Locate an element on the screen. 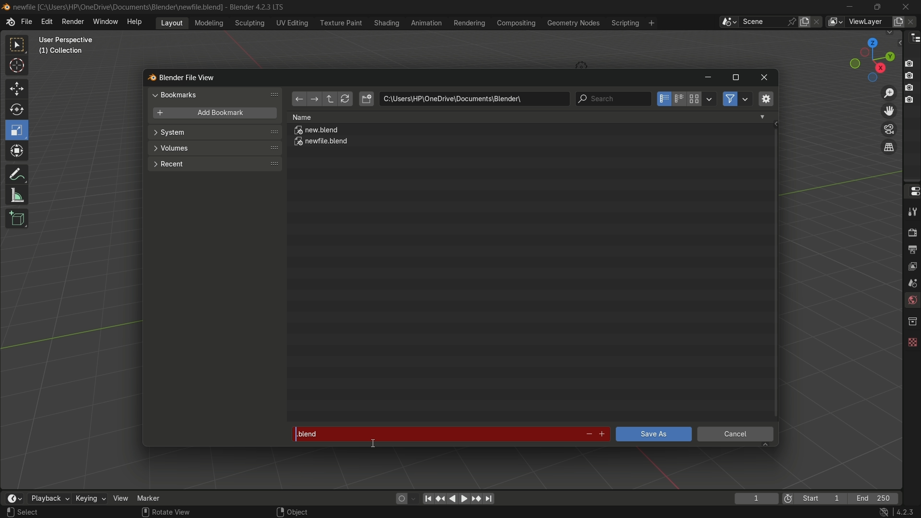 The height and width of the screenshot is (518, 921). render menu is located at coordinates (73, 21).